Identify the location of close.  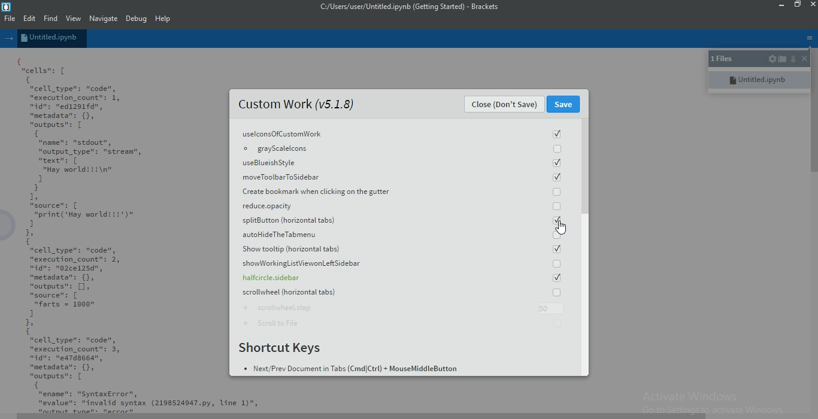
(804, 59).